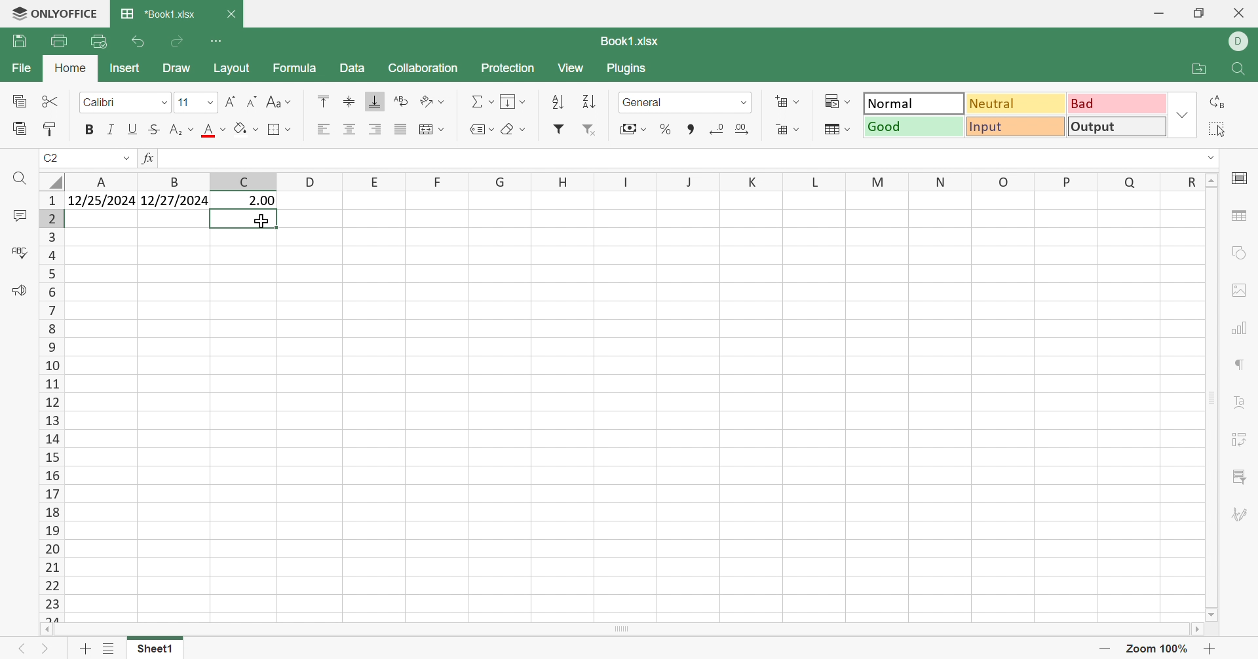 Image resolution: width=1258 pixels, height=659 pixels. I want to click on Align Left, so click(324, 130).